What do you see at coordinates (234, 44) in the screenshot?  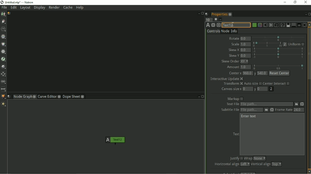 I see `Scale` at bounding box center [234, 44].